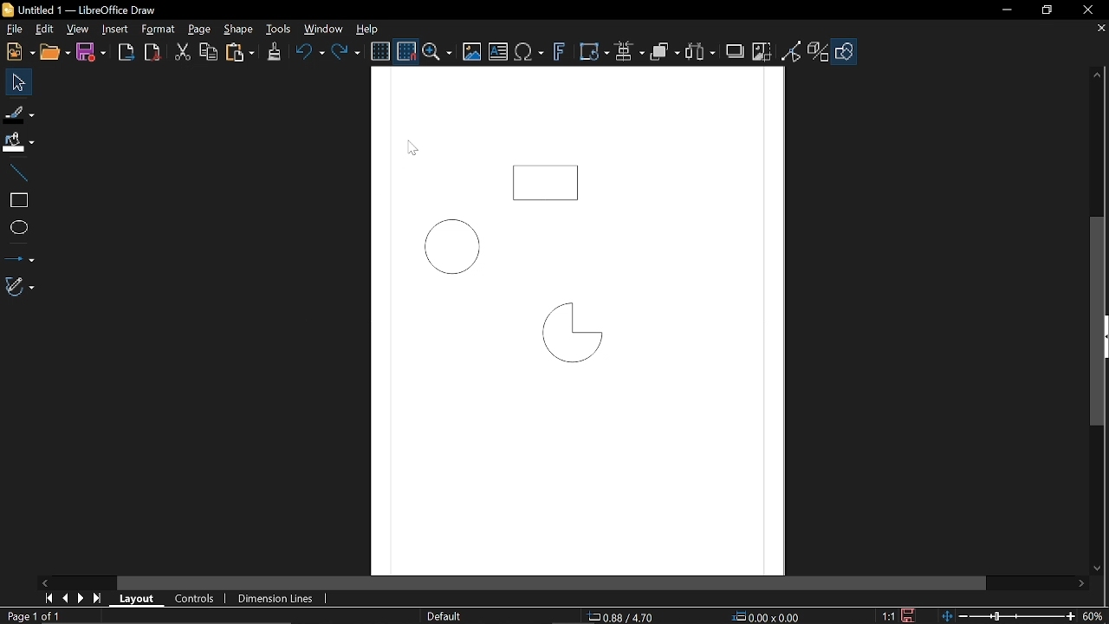 The image size is (1109, 624). Describe the element at coordinates (1099, 569) in the screenshot. I see `Move down` at that location.